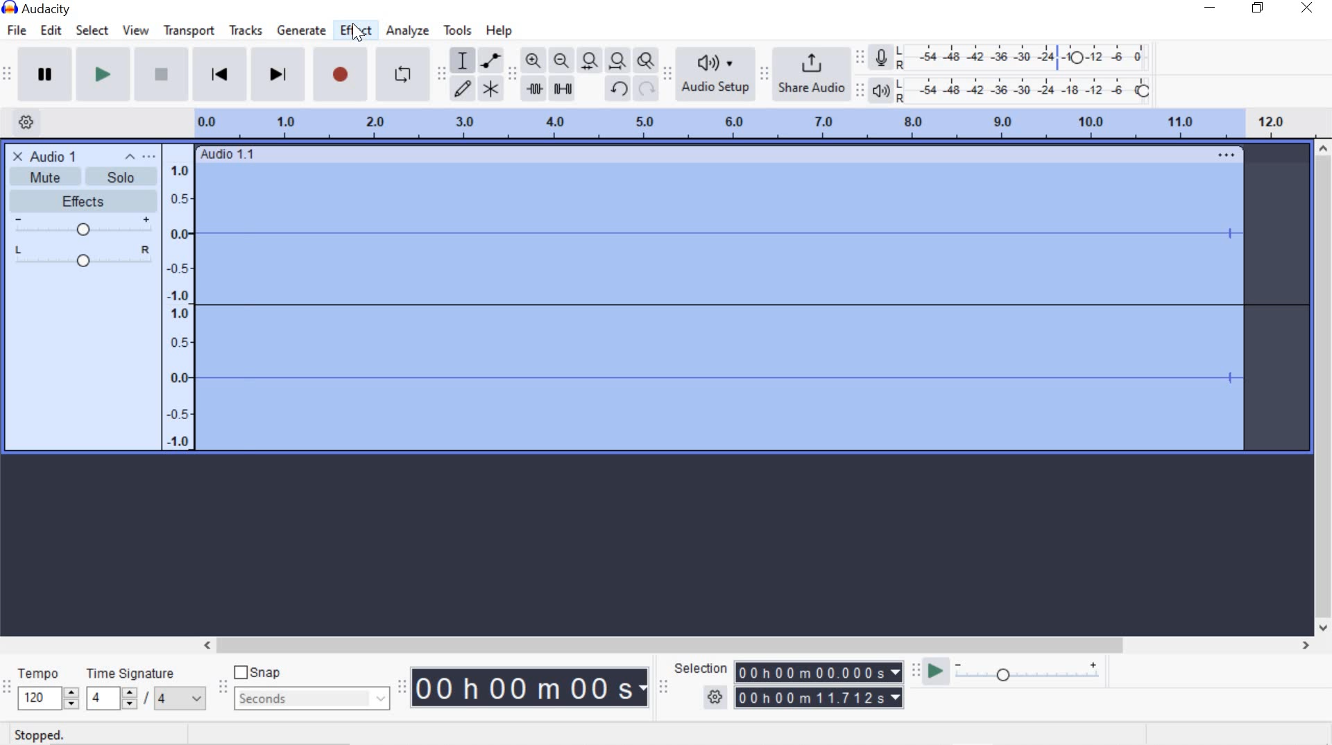  Describe the element at coordinates (19, 30) in the screenshot. I see `file` at that location.